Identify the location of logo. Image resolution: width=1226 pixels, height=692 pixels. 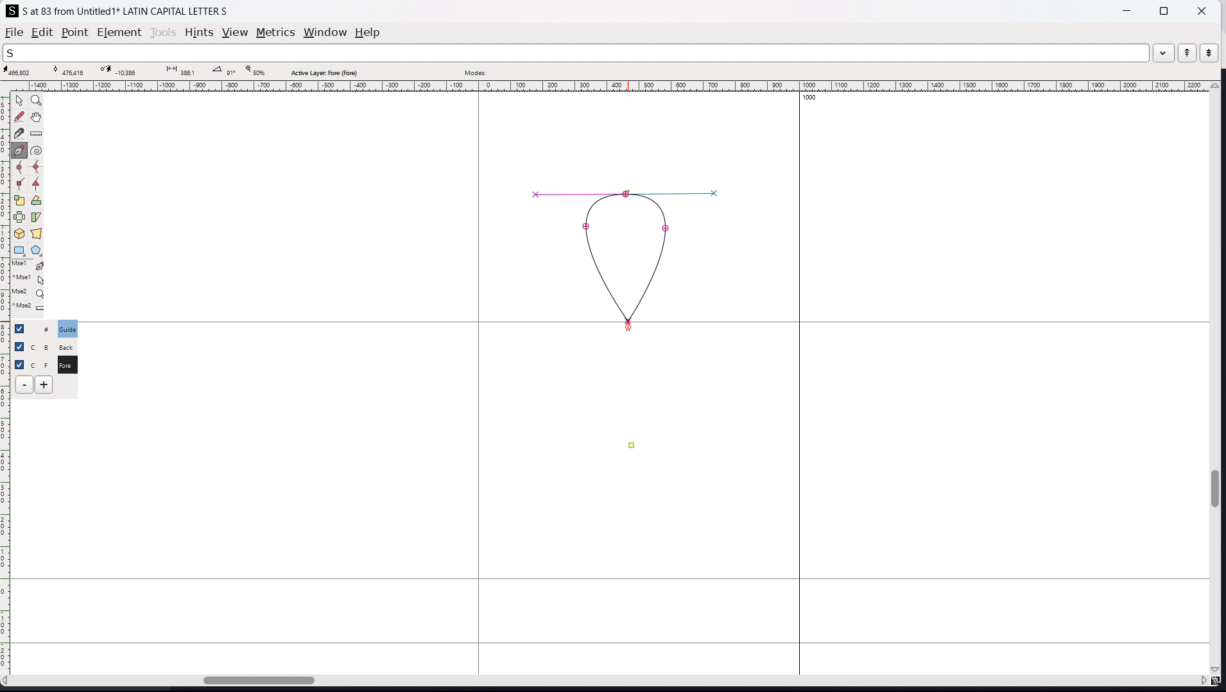
(12, 11).